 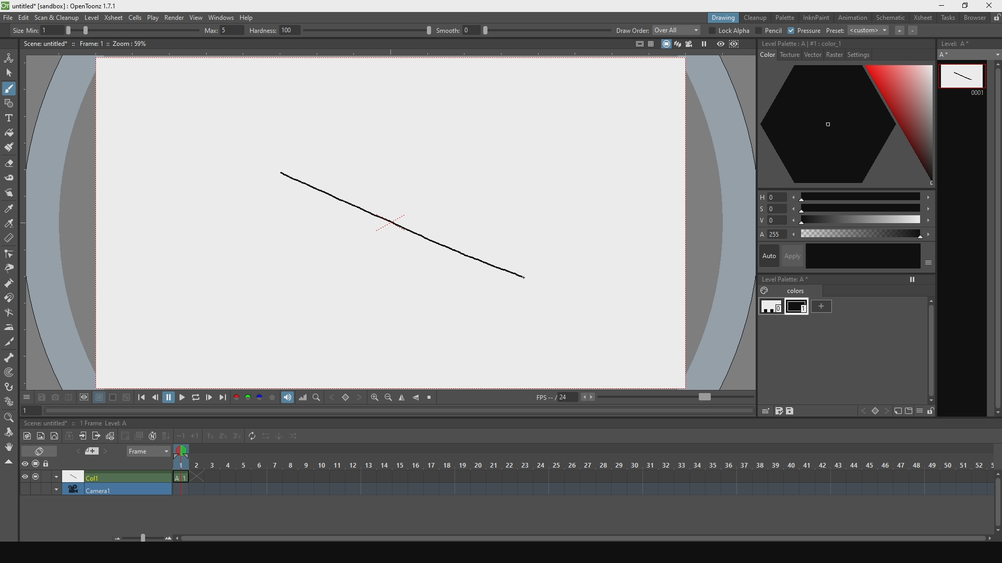 I want to click on skip to the next point, so click(x=224, y=398).